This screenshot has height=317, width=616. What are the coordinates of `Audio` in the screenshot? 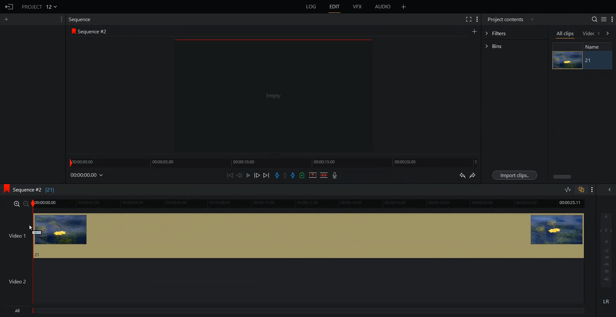 It's located at (383, 7).